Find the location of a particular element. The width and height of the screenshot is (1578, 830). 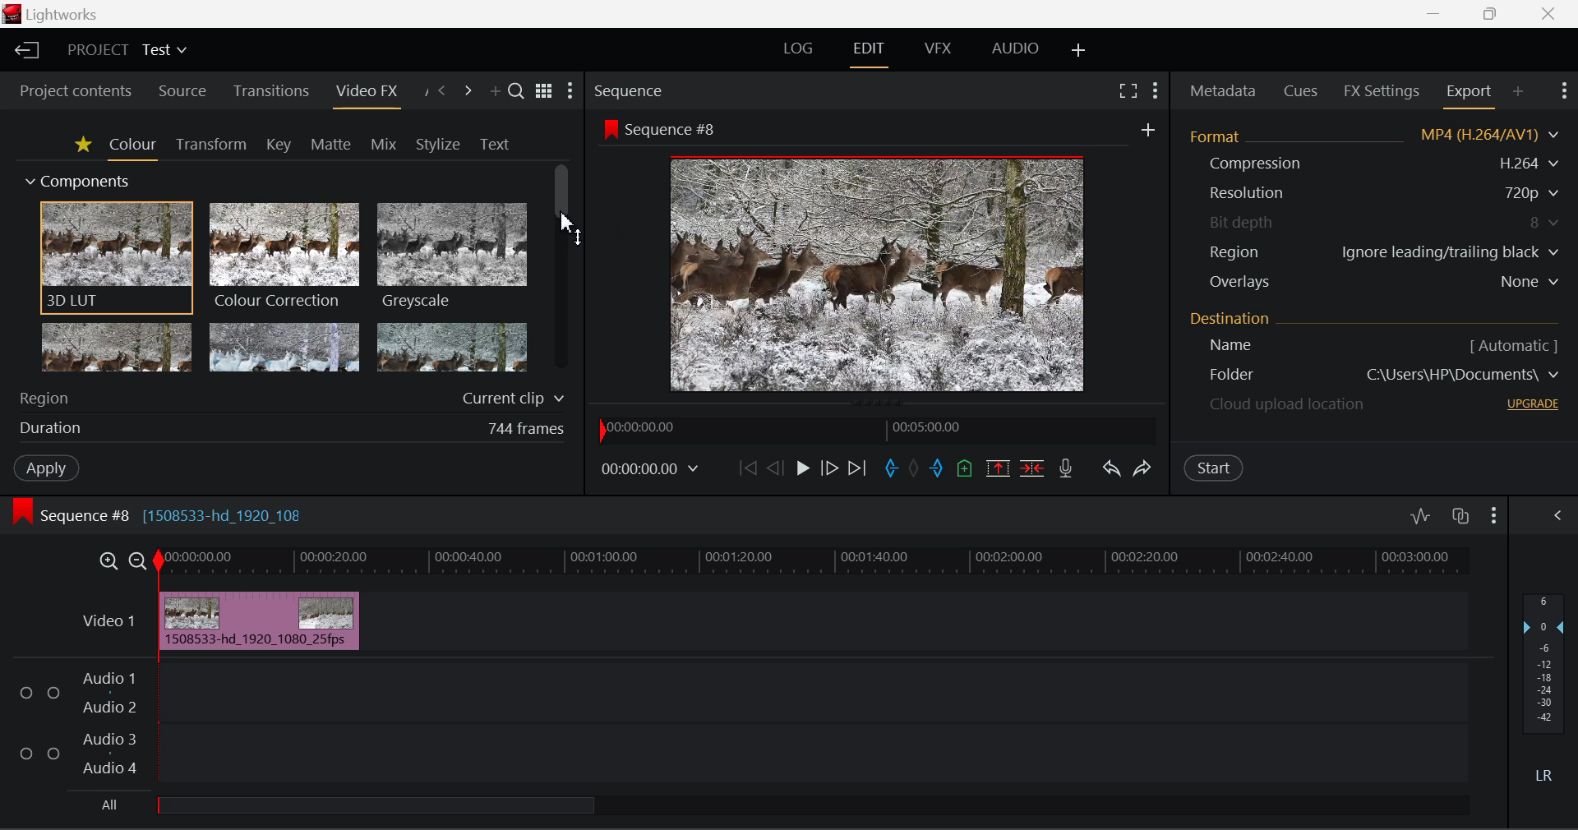

Audio Input Field is located at coordinates (819, 716).